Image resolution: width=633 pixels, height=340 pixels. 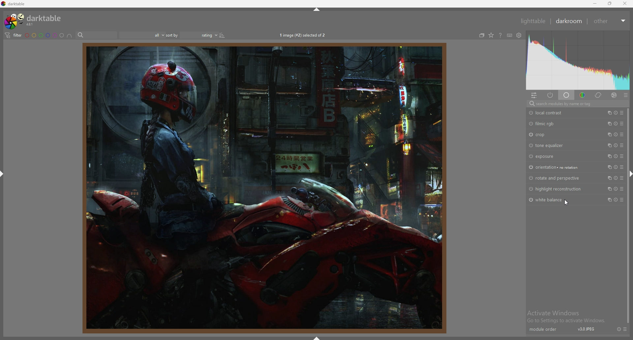 I want to click on filter by images rating, so click(x=142, y=35).